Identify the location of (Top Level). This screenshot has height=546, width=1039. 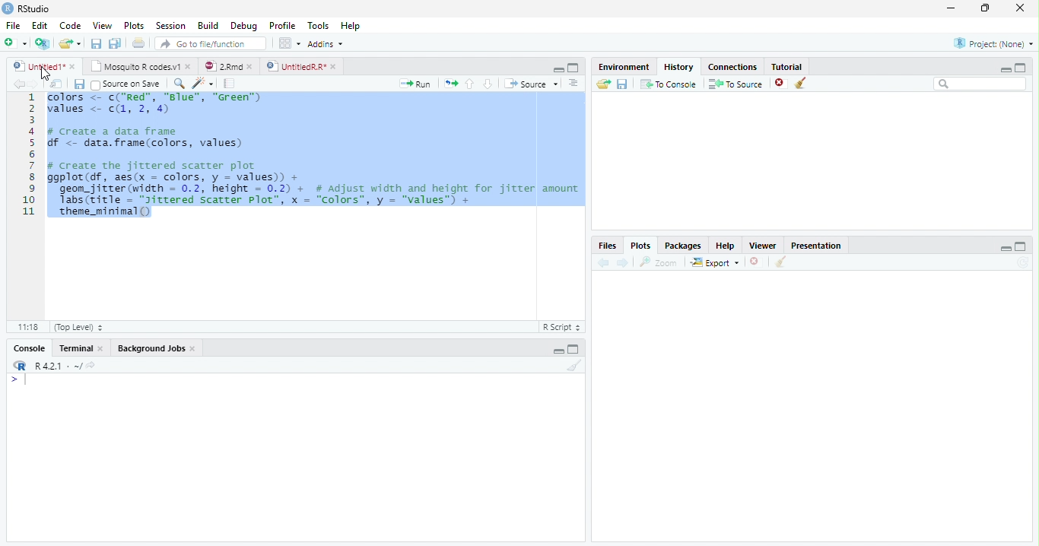
(78, 327).